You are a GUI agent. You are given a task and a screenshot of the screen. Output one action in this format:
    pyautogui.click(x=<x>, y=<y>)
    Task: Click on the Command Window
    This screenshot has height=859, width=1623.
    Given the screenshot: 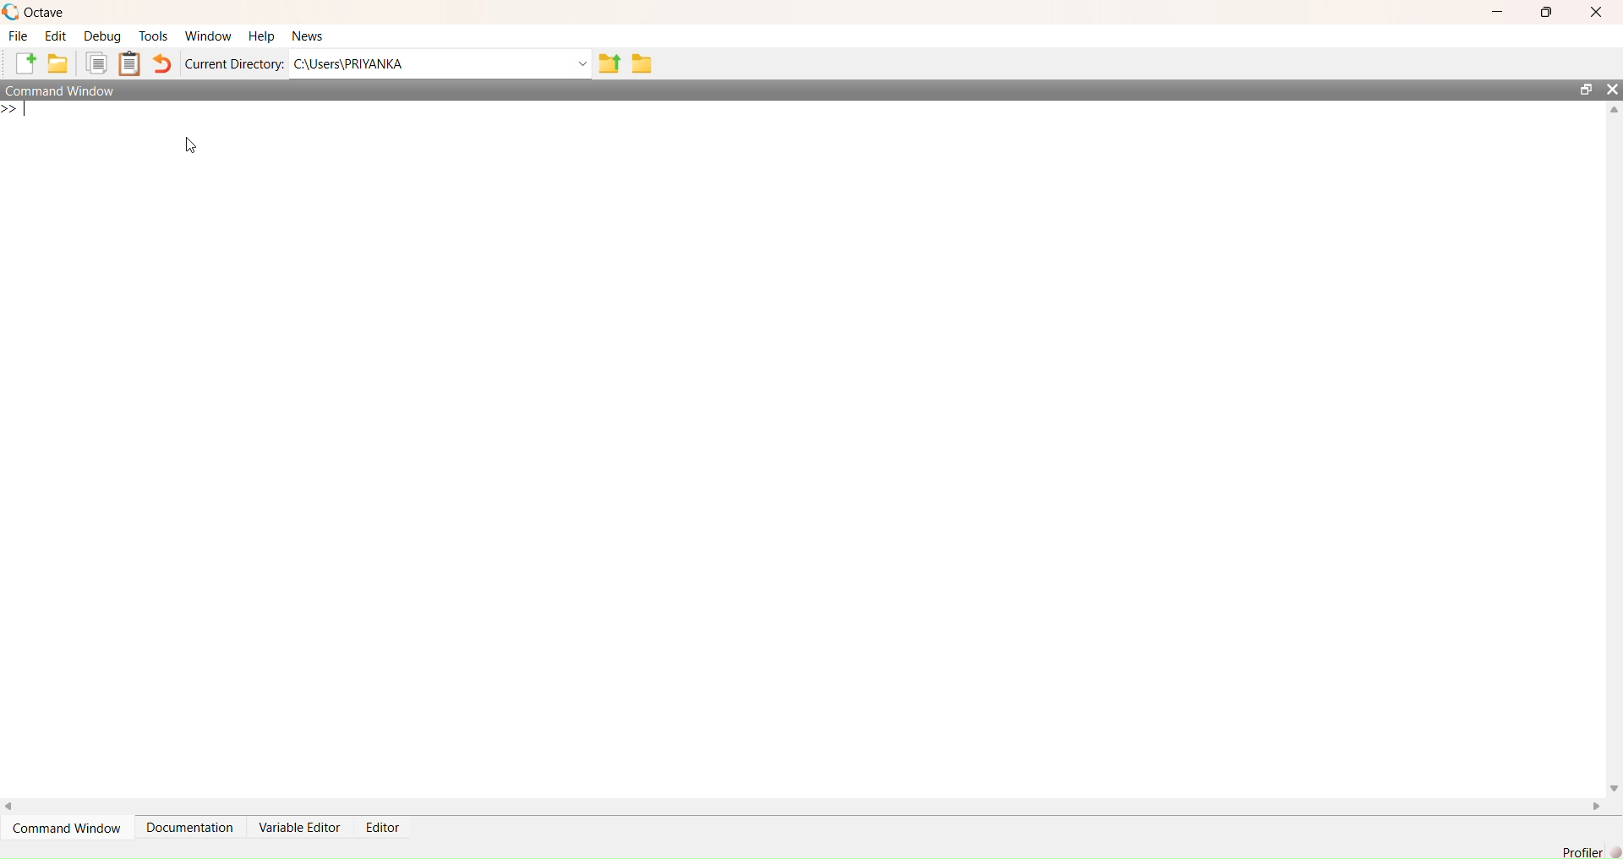 What is the action you would take?
    pyautogui.click(x=71, y=829)
    